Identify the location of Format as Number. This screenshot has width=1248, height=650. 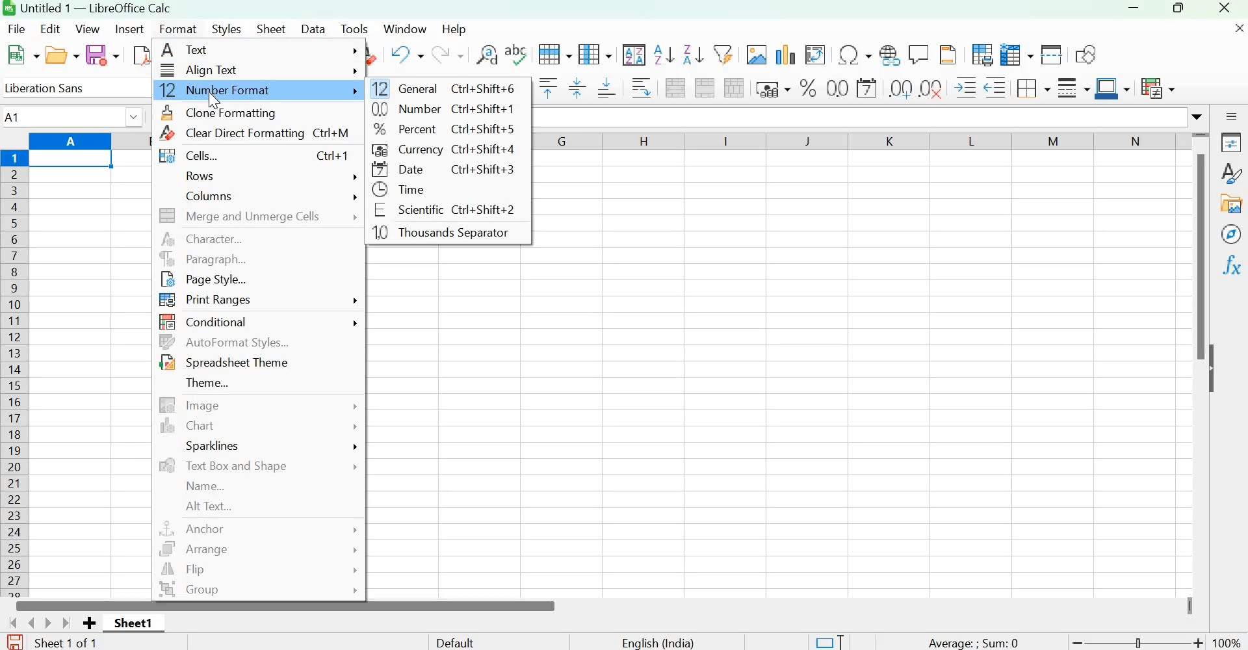
(838, 88).